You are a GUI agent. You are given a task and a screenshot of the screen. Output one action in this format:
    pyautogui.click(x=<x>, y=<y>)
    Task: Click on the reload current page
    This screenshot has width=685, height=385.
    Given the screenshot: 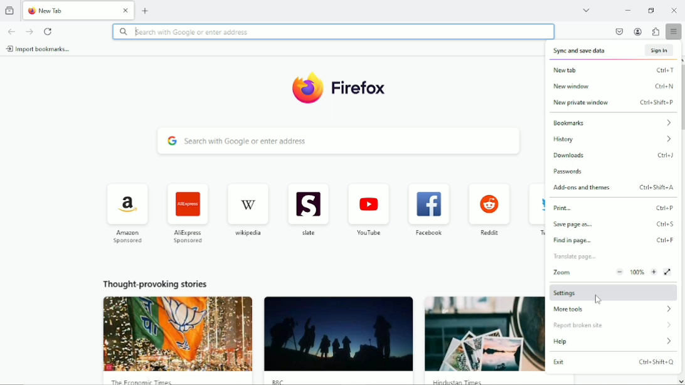 What is the action you would take?
    pyautogui.click(x=48, y=31)
    